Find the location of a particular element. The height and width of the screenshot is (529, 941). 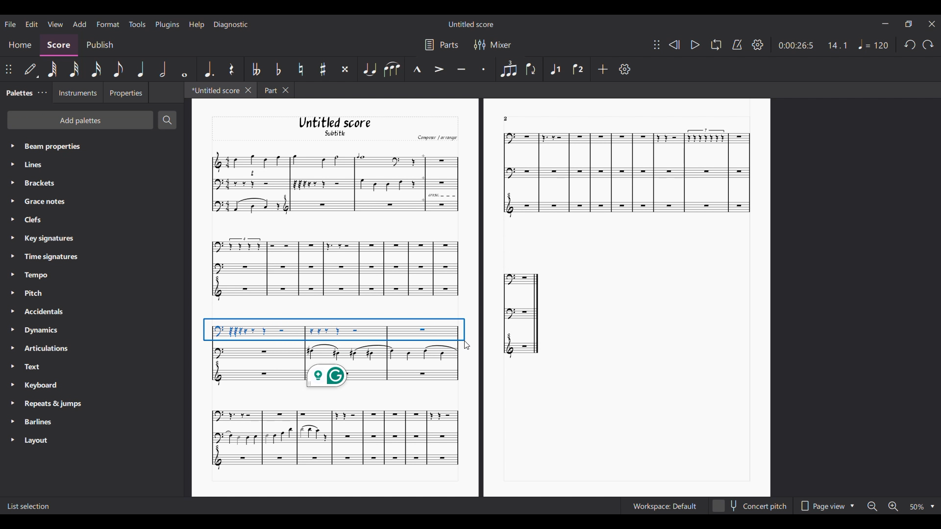

Voice 2 is located at coordinates (578, 69).